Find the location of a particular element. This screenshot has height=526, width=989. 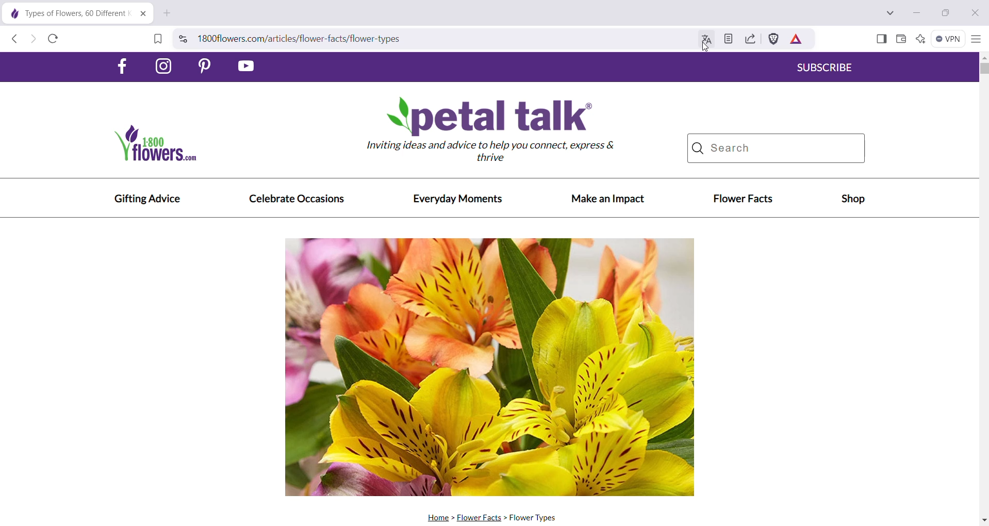

Search Brave or type a URL is located at coordinates (429, 39).